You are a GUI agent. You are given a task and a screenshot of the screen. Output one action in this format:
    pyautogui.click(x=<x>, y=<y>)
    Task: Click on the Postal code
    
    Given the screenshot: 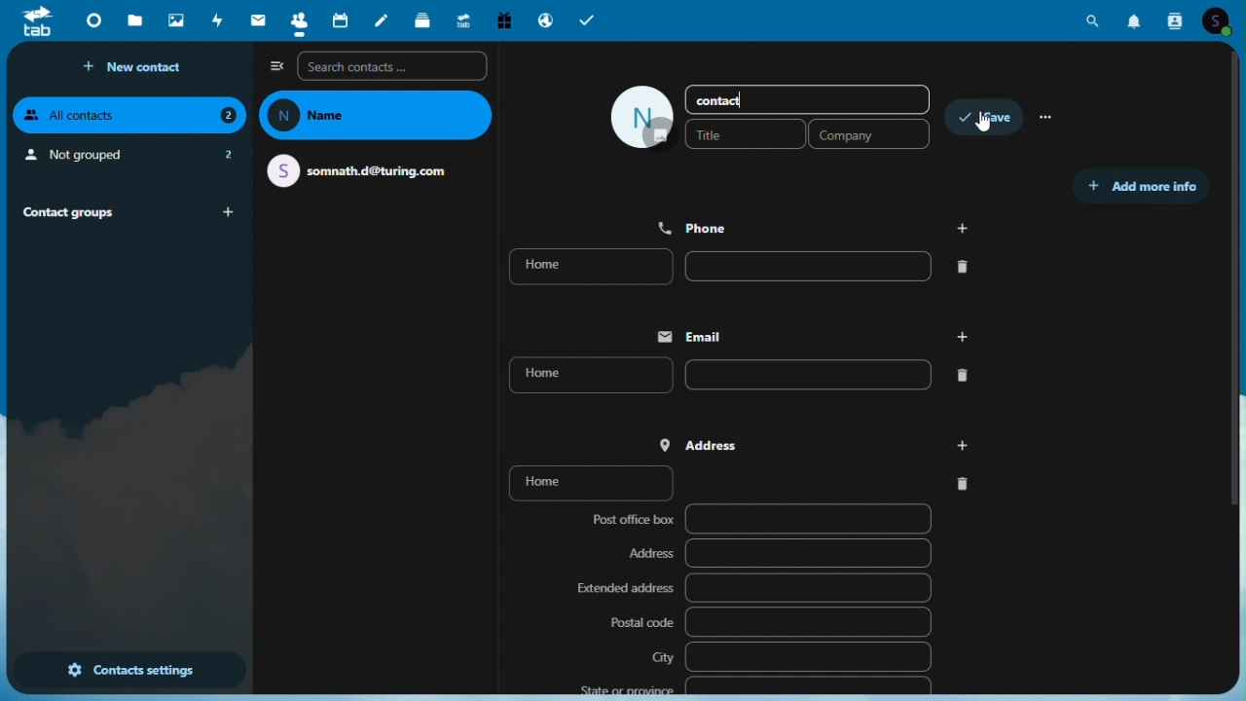 What is the action you would take?
    pyautogui.click(x=769, y=621)
    